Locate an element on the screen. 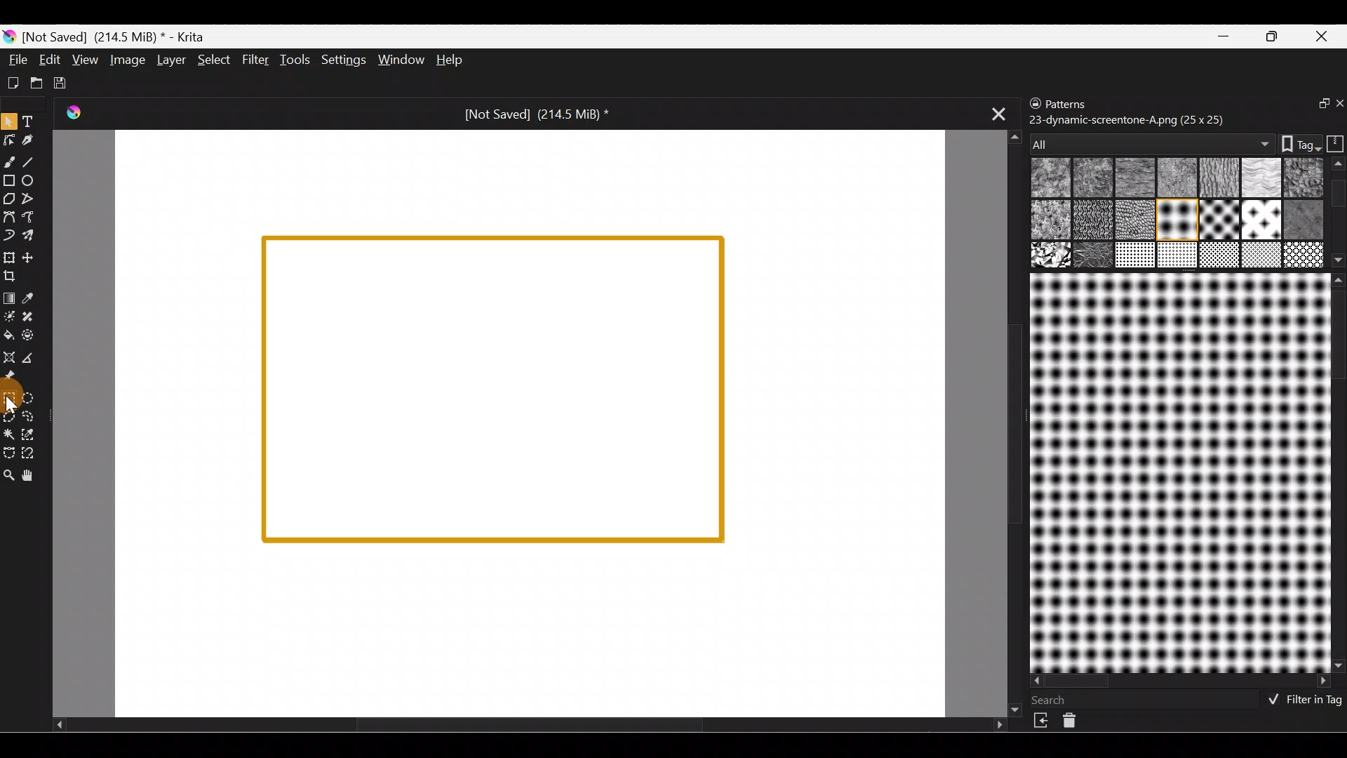  Create new document is located at coordinates (13, 84).